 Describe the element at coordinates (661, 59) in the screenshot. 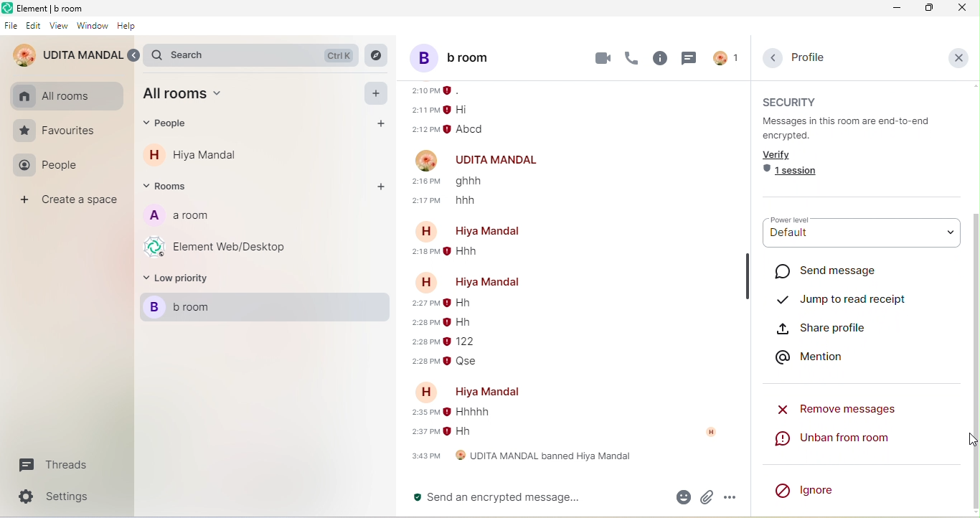

I see `room info` at that location.